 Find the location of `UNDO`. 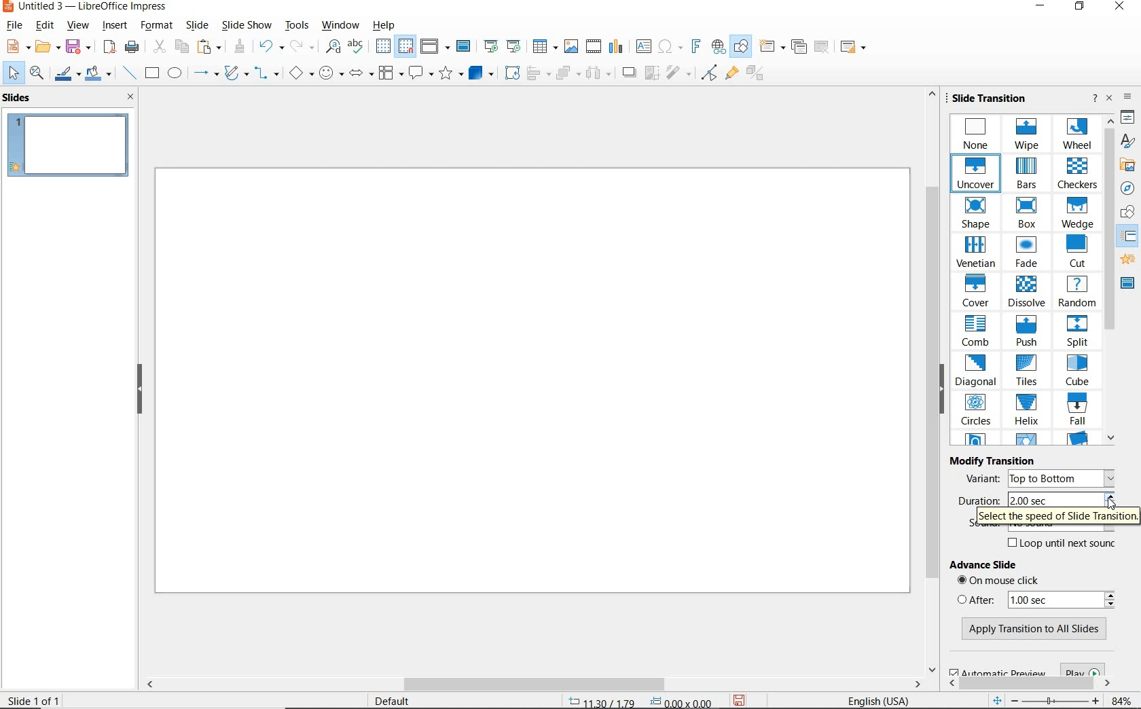

UNDO is located at coordinates (272, 46).